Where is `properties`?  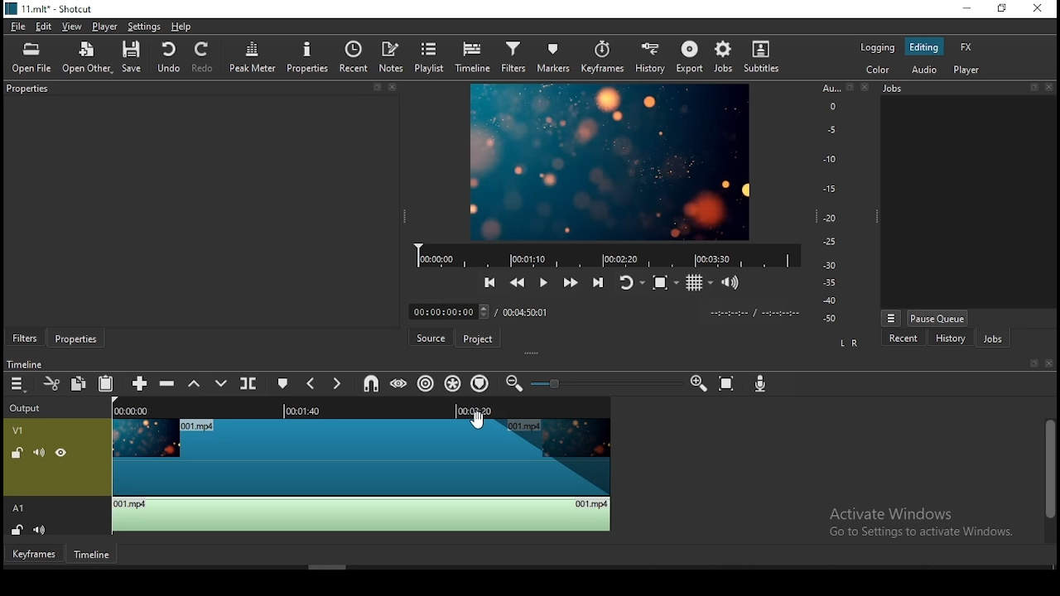
properties is located at coordinates (76, 338).